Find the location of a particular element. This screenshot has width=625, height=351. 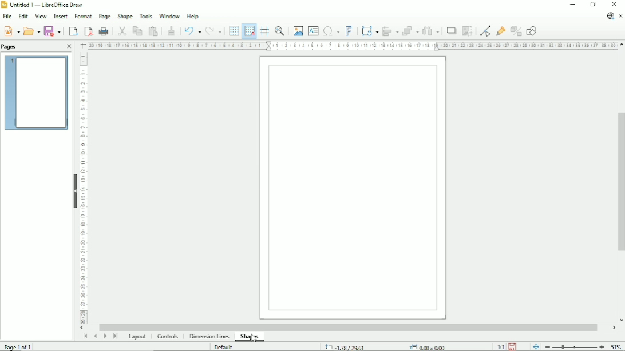

Export is located at coordinates (72, 30).